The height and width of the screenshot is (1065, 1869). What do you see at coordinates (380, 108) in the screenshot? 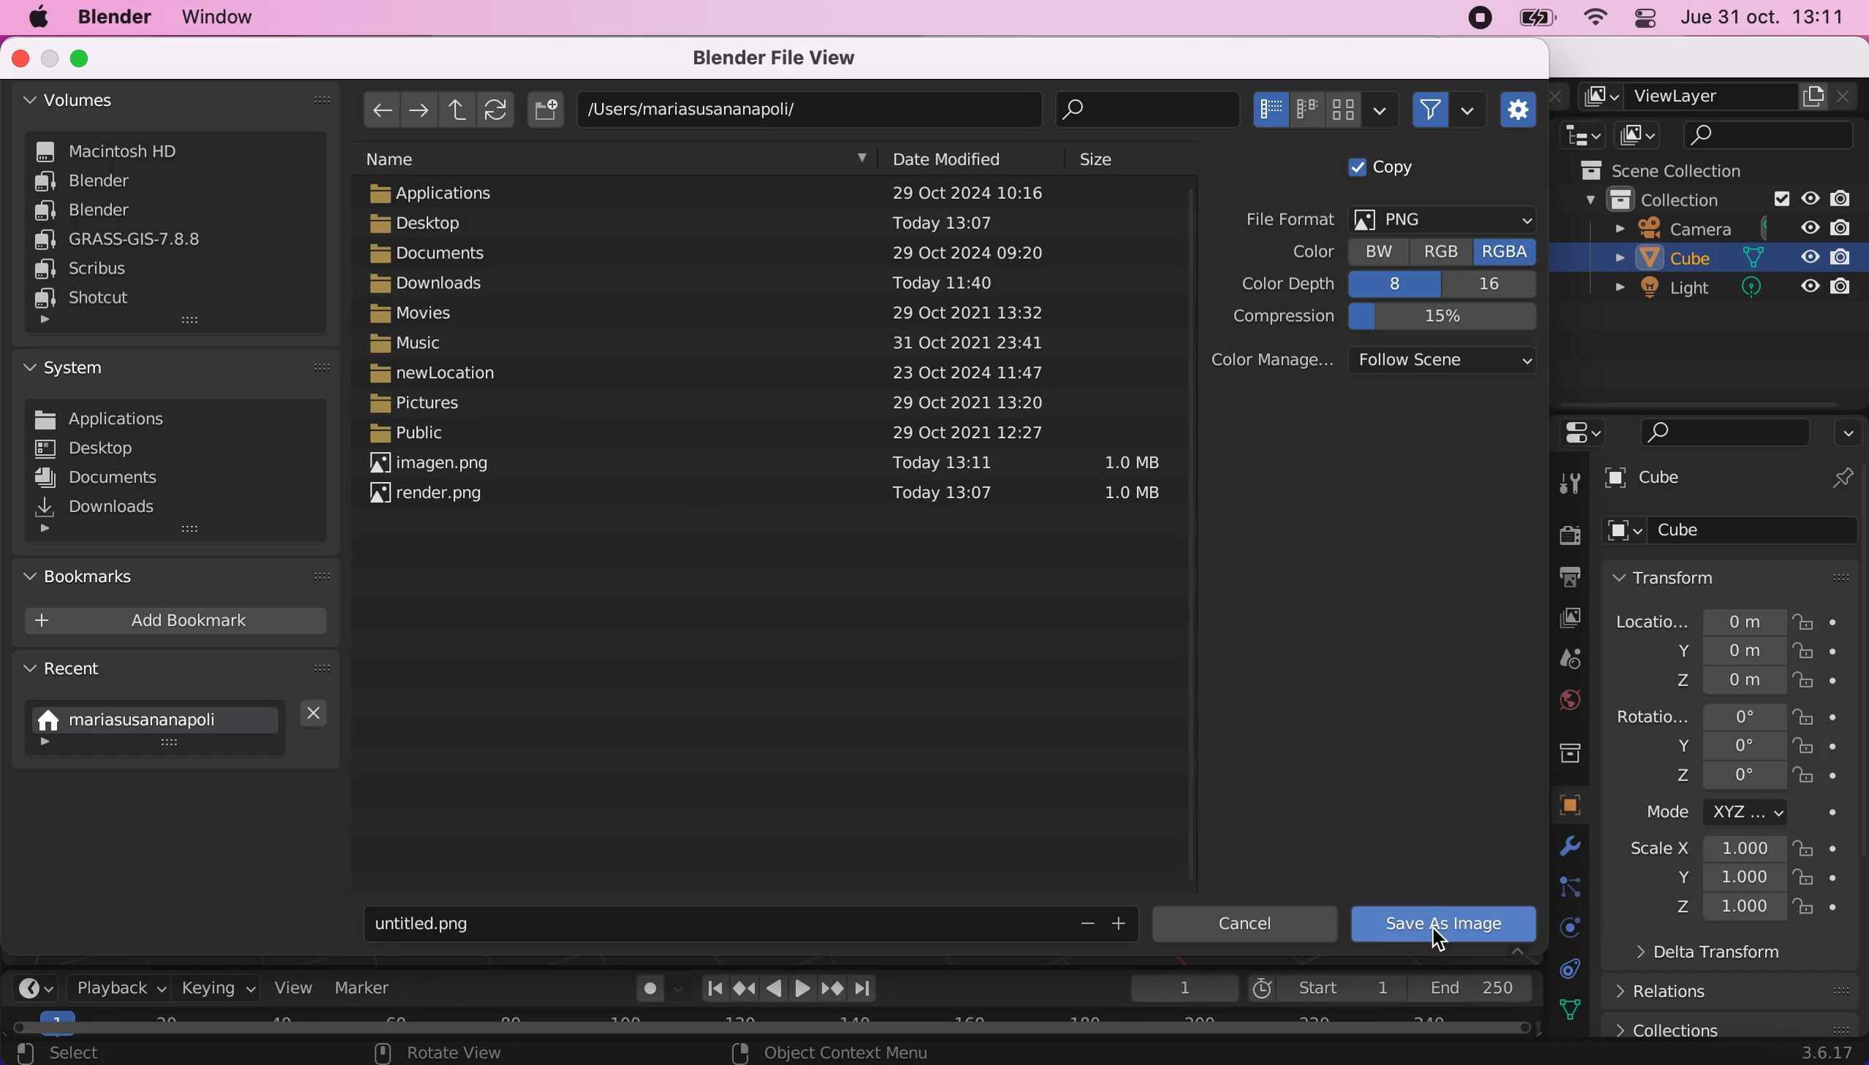
I see `previous folder` at bounding box center [380, 108].